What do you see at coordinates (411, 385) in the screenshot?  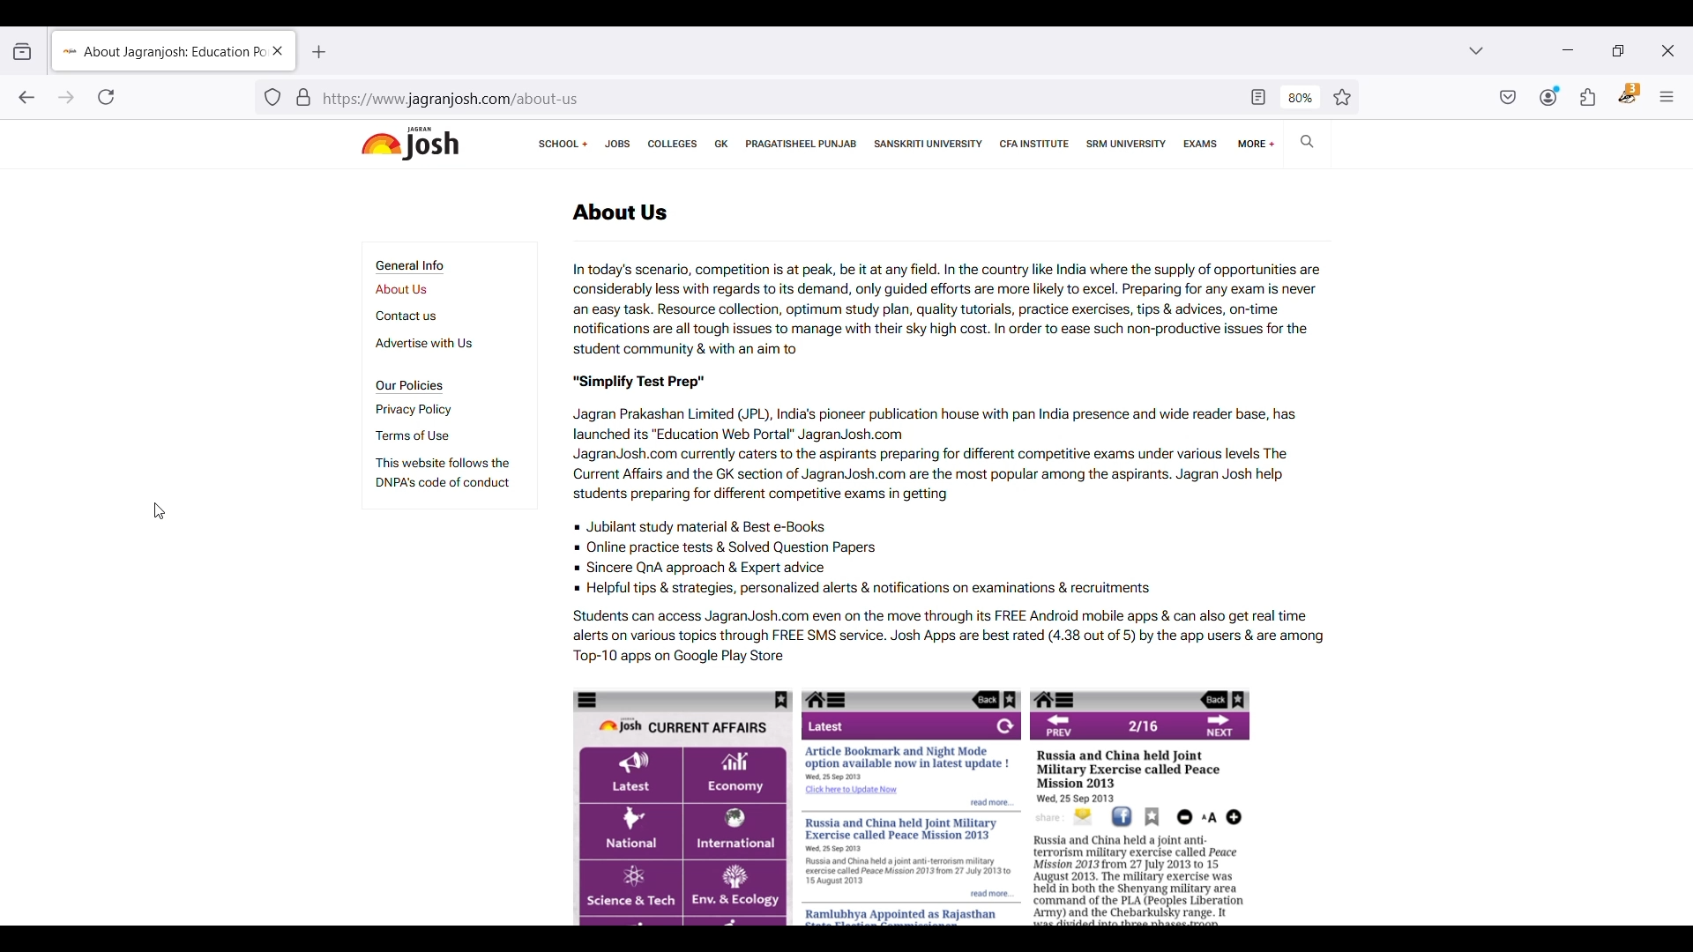 I see `Section title - Our Policies` at bounding box center [411, 385].